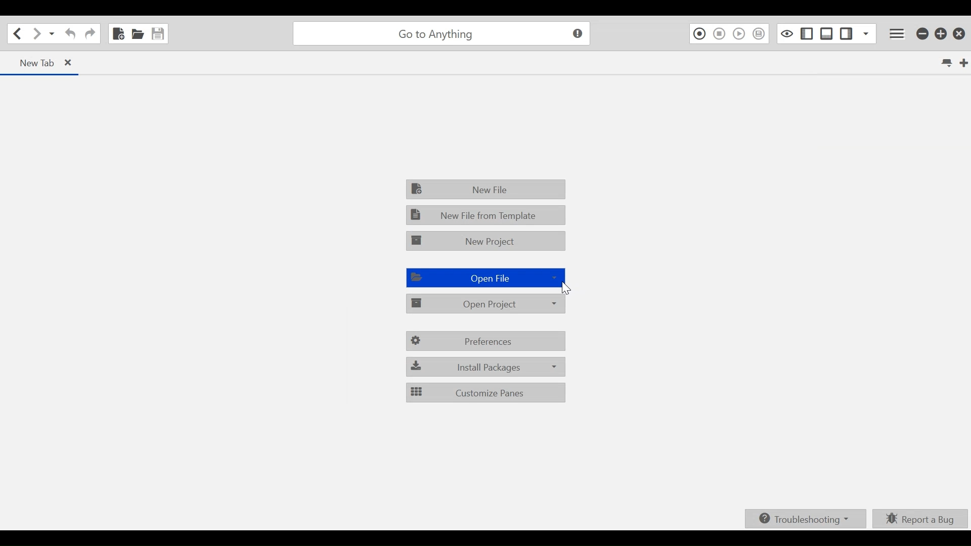 This screenshot has height=546, width=971. Describe the element at coordinates (960, 31) in the screenshot. I see `Close` at that location.